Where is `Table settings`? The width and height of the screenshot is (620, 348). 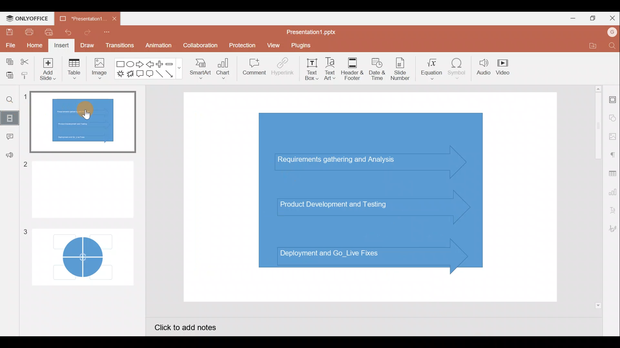
Table settings is located at coordinates (613, 173).